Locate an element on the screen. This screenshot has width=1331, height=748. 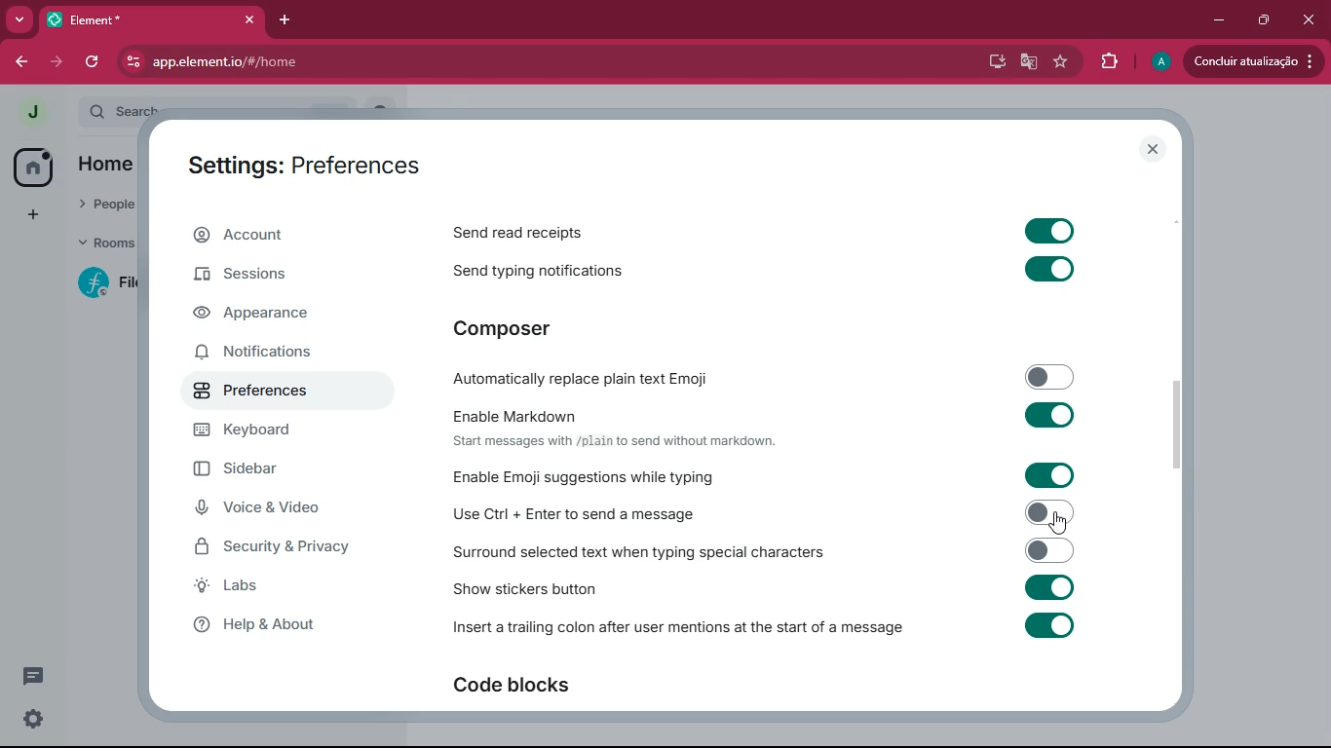
code blocks is located at coordinates (531, 687).